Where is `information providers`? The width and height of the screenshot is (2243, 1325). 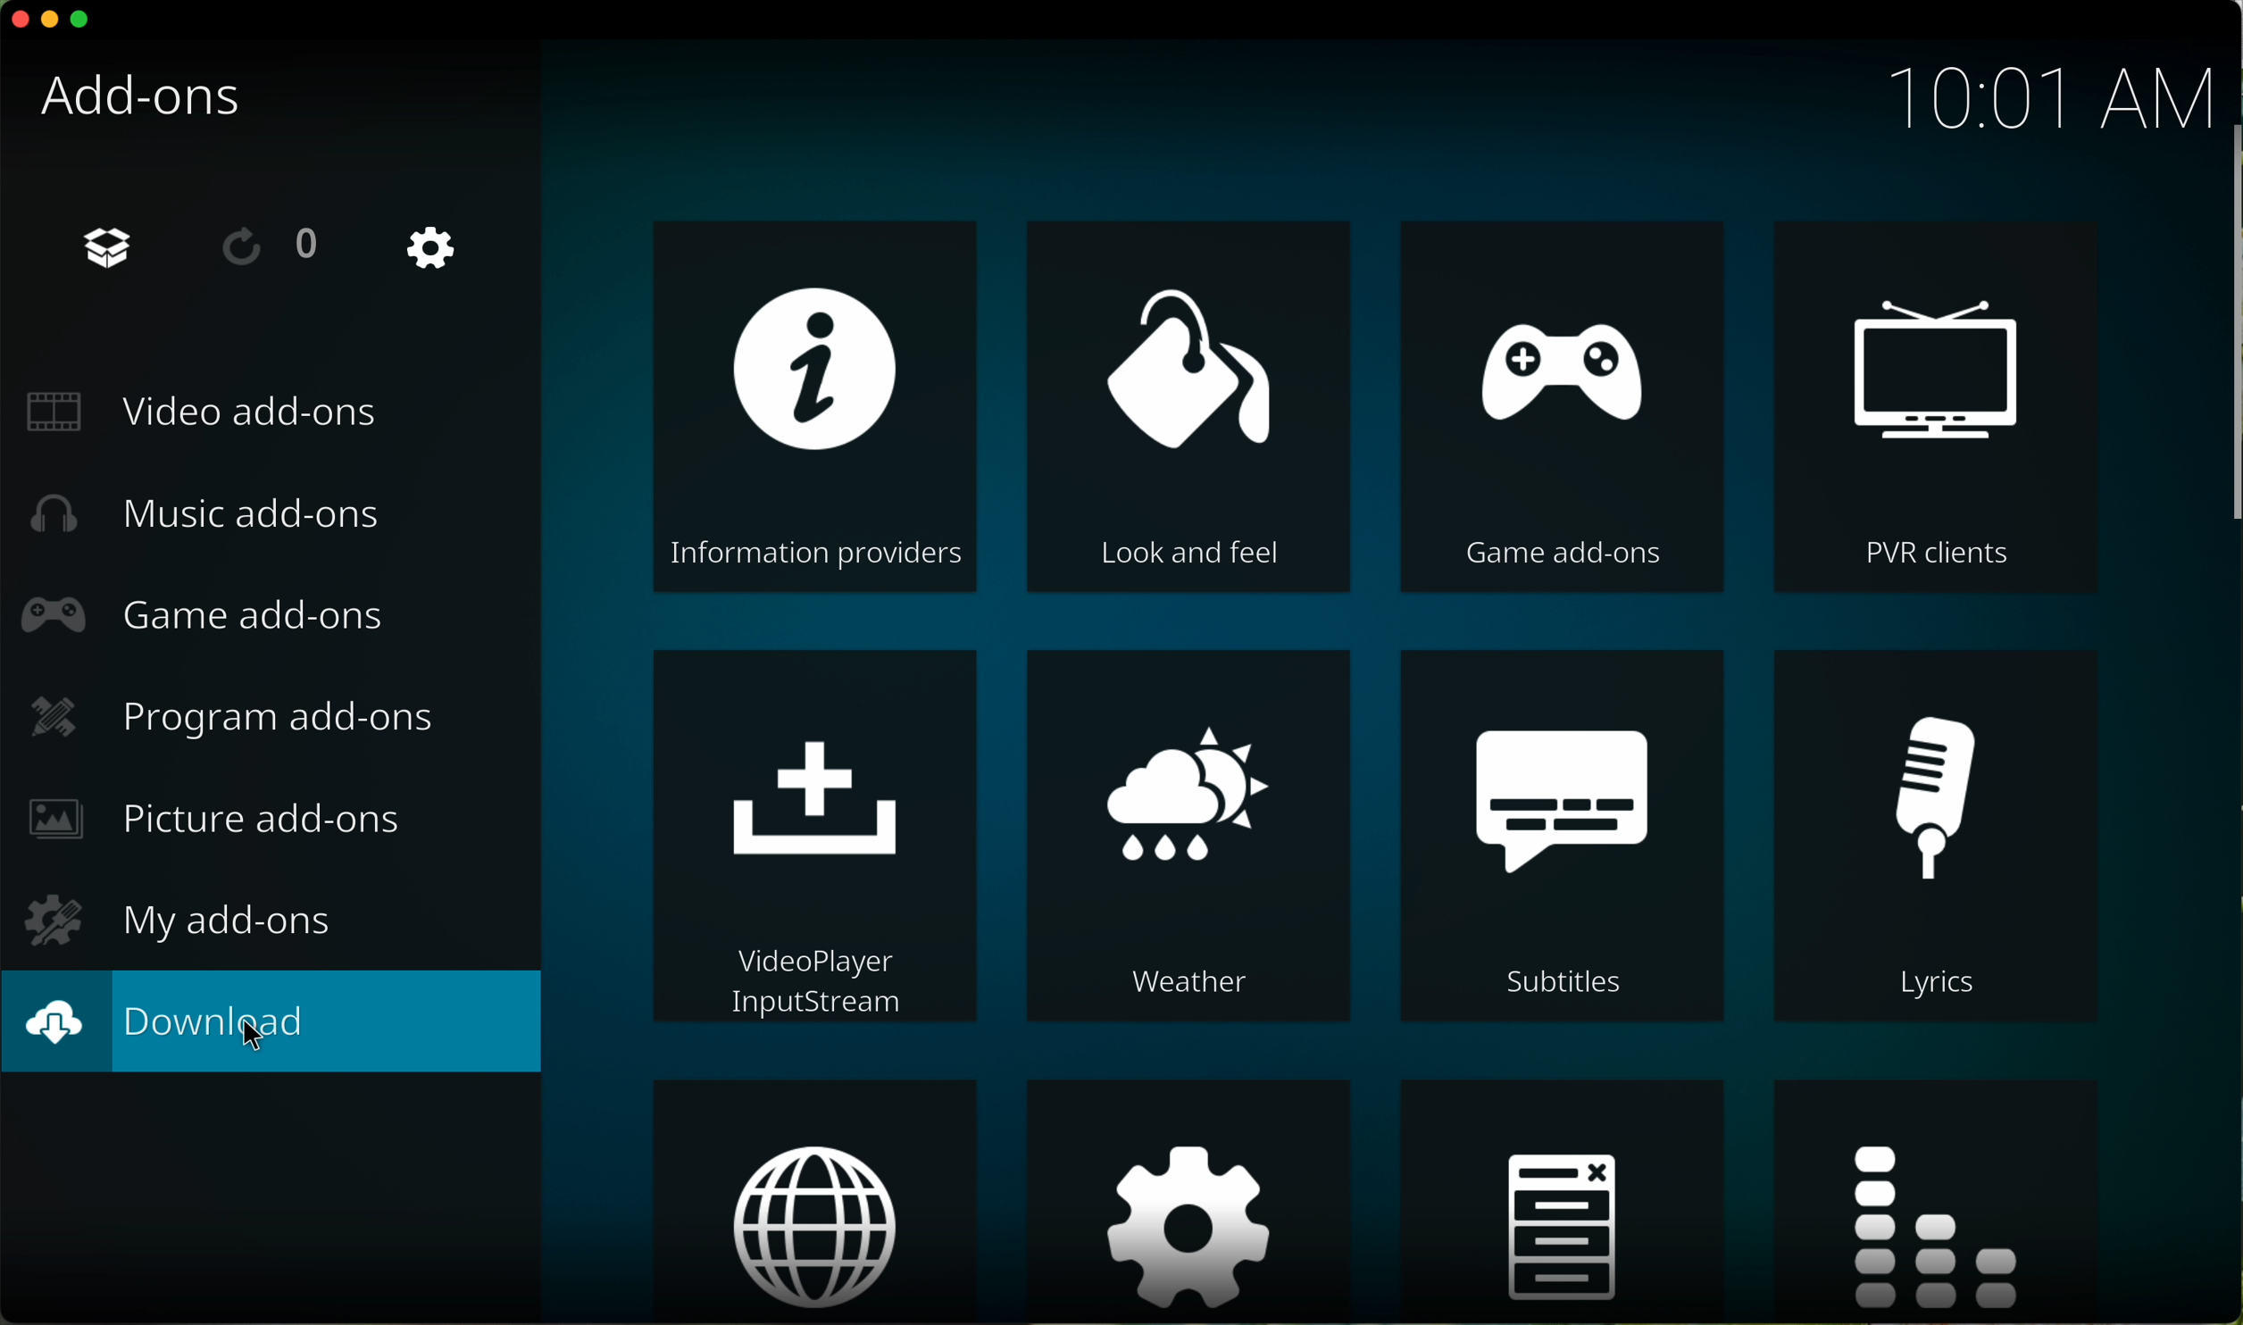 information providers is located at coordinates (817, 407).